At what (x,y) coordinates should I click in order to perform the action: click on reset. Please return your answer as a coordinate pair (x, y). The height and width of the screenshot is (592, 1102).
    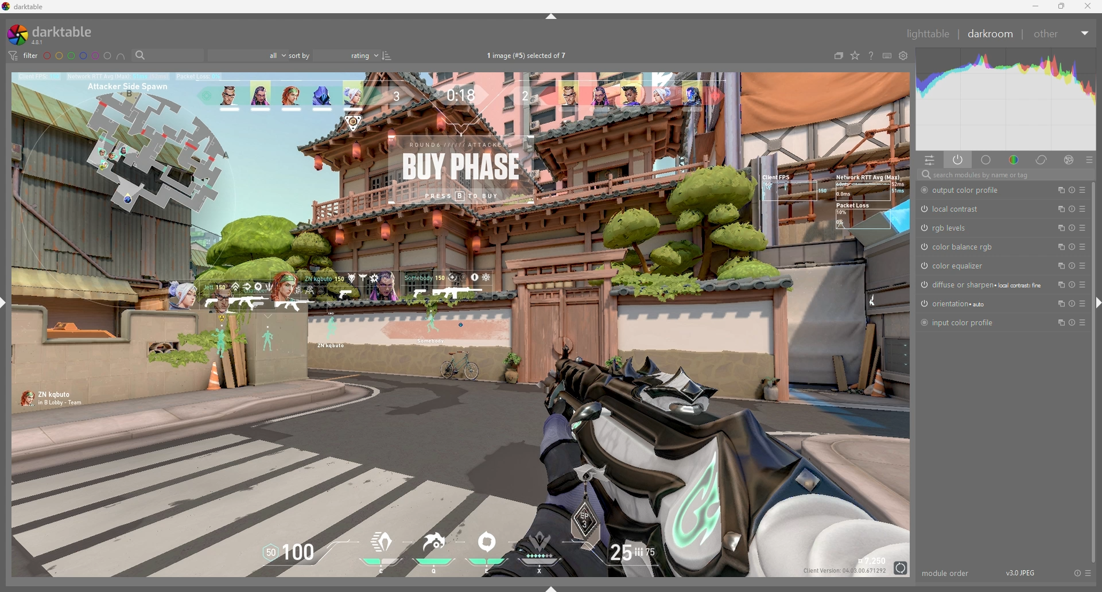
    Looking at the image, I should click on (1072, 229).